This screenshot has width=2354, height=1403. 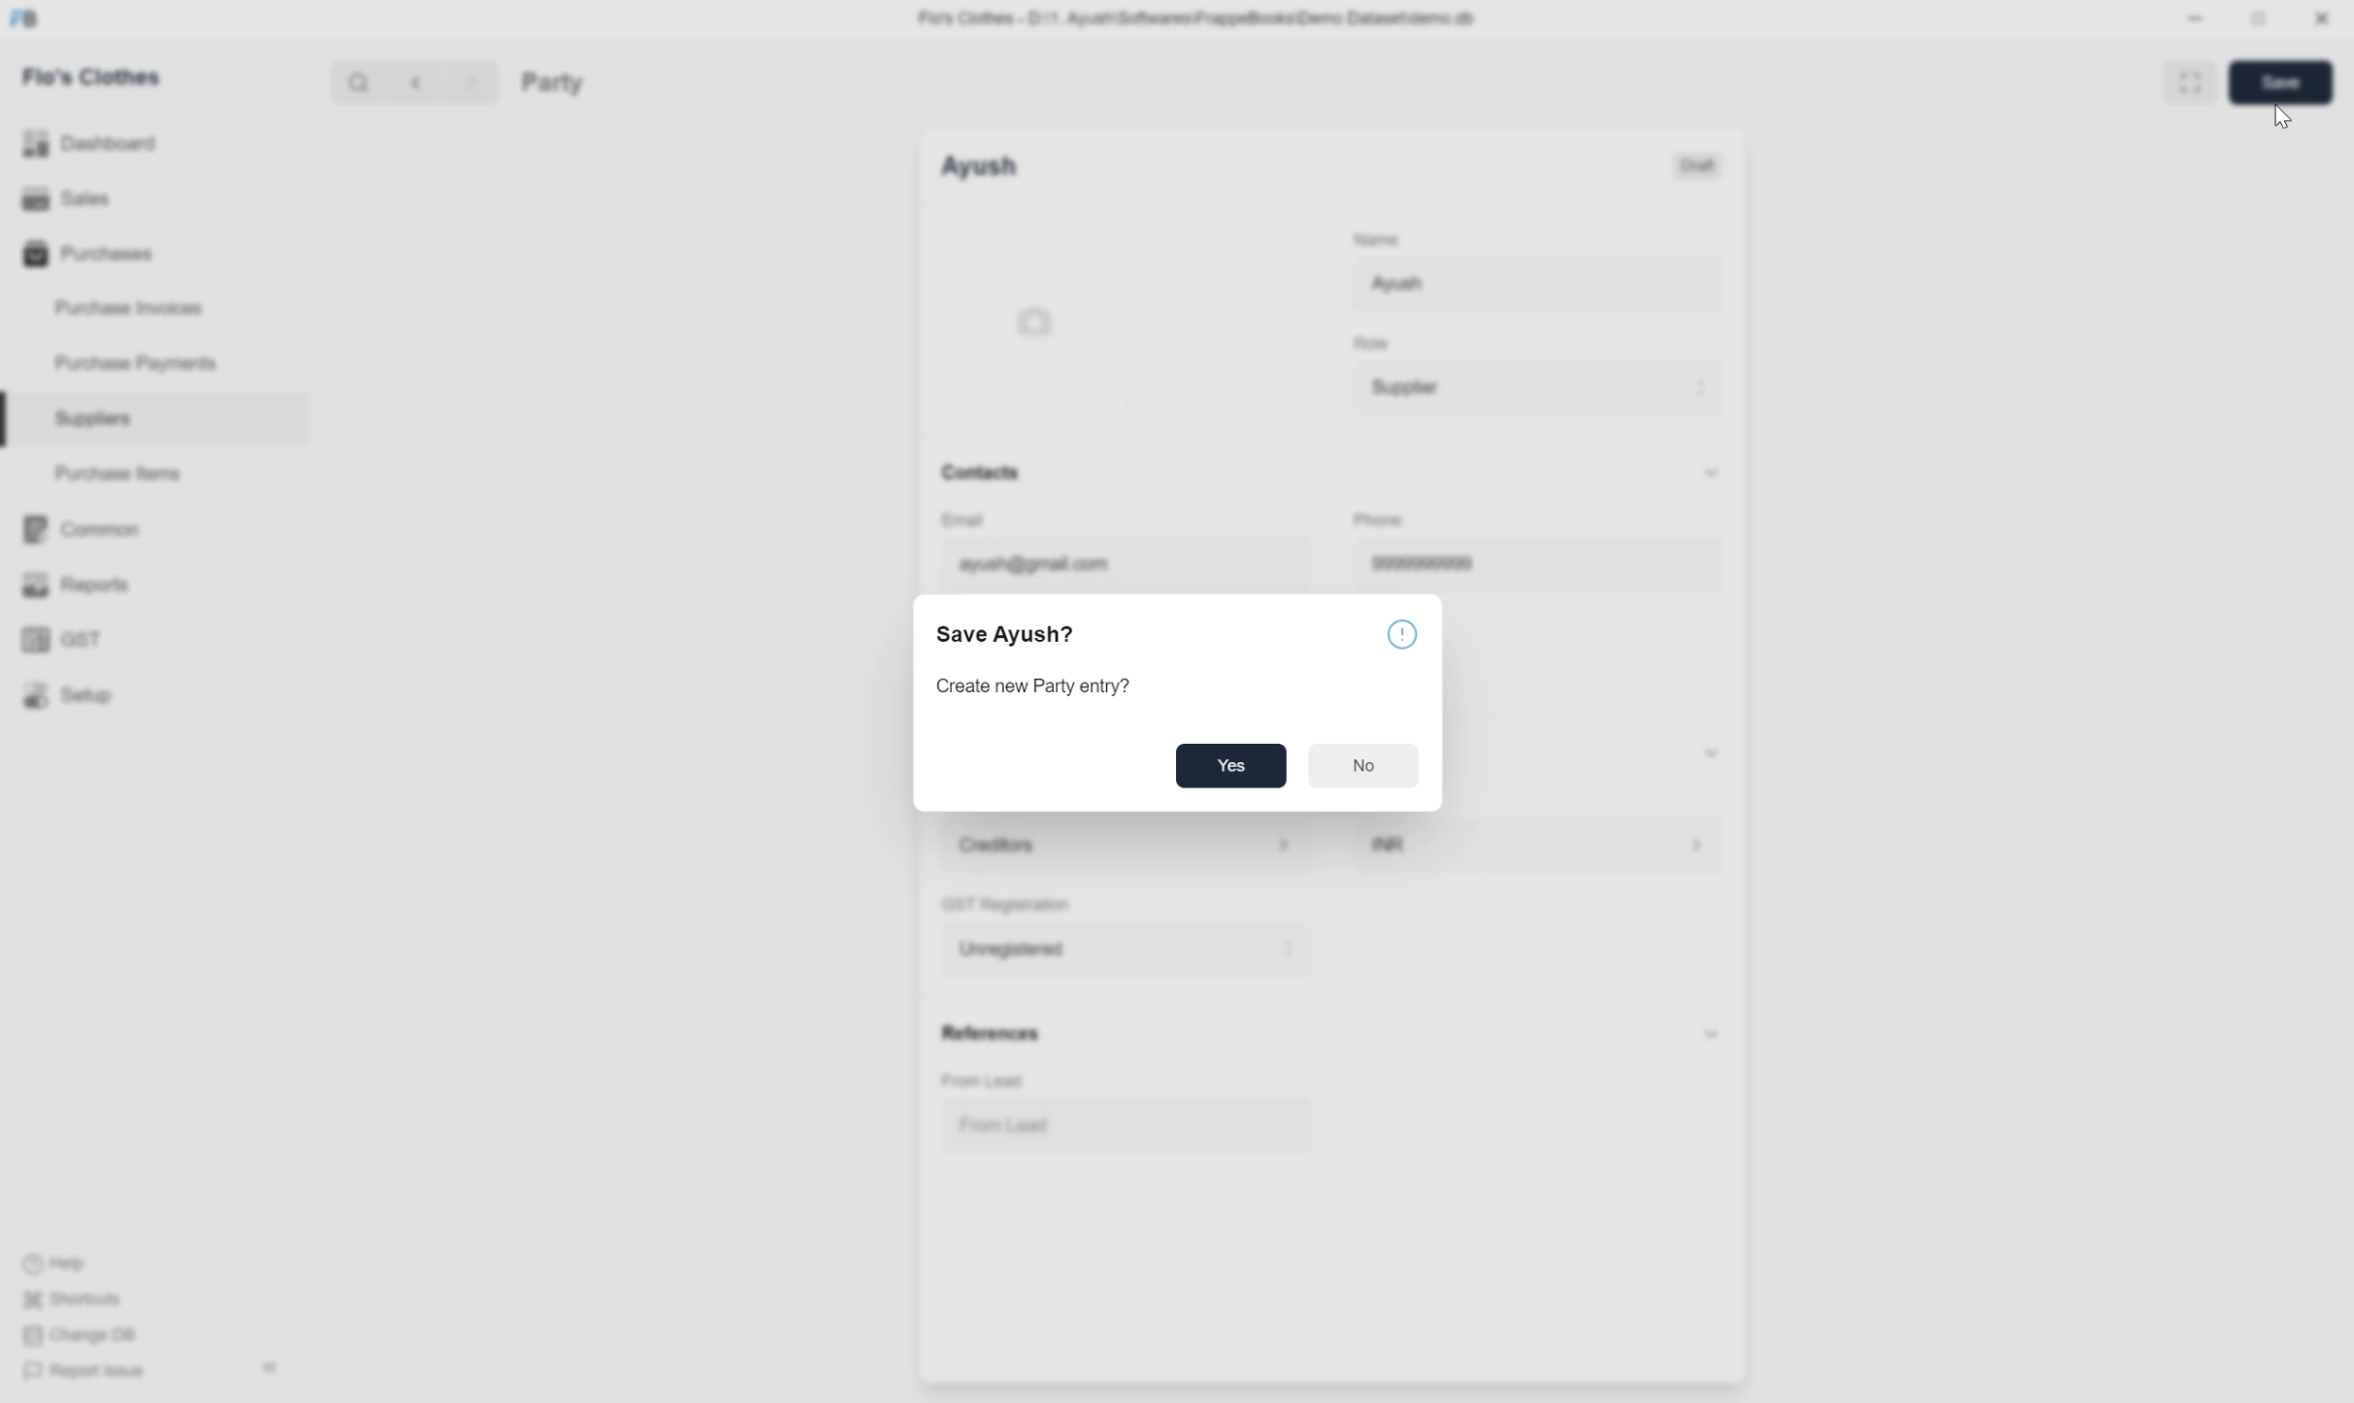 What do you see at coordinates (1539, 844) in the screenshot?
I see `INR` at bounding box center [1539, 844].